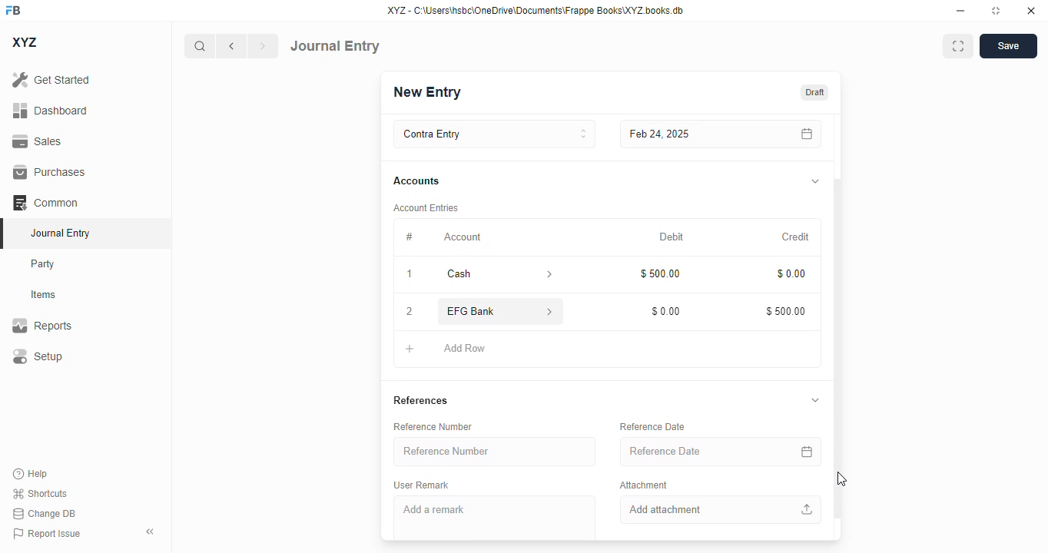 The height and width of the screenshot is (553, 1048). I want to click on dashboard, so click(50, 110).